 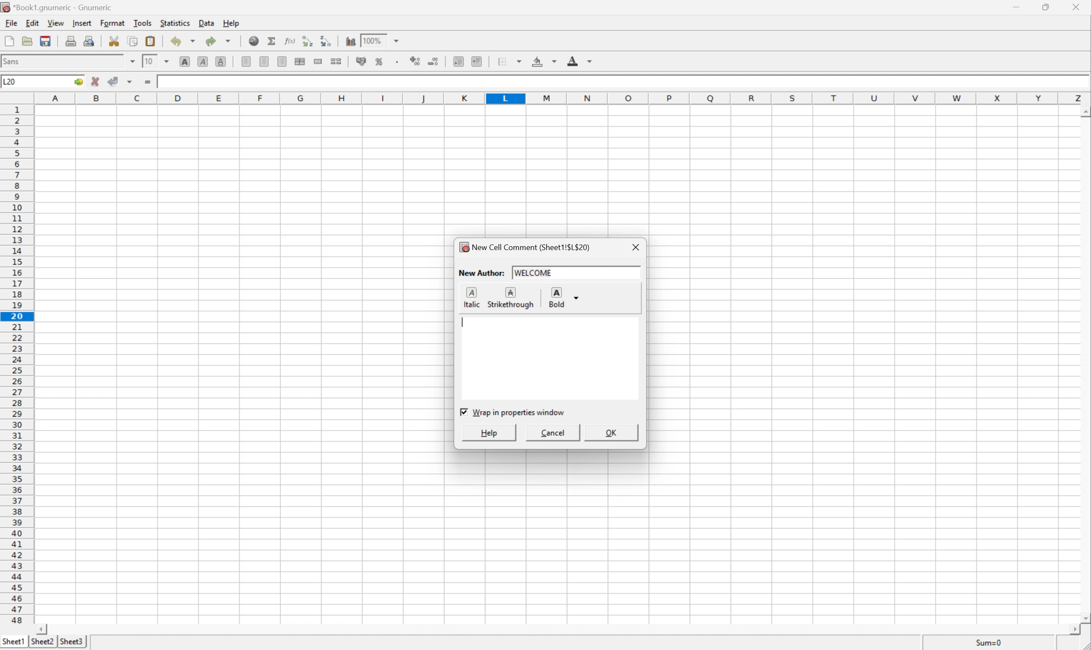 What do you see at coordinates (350, 42) in the screenshot?
I see `Insert a chart` at bounding box center [350, 42].